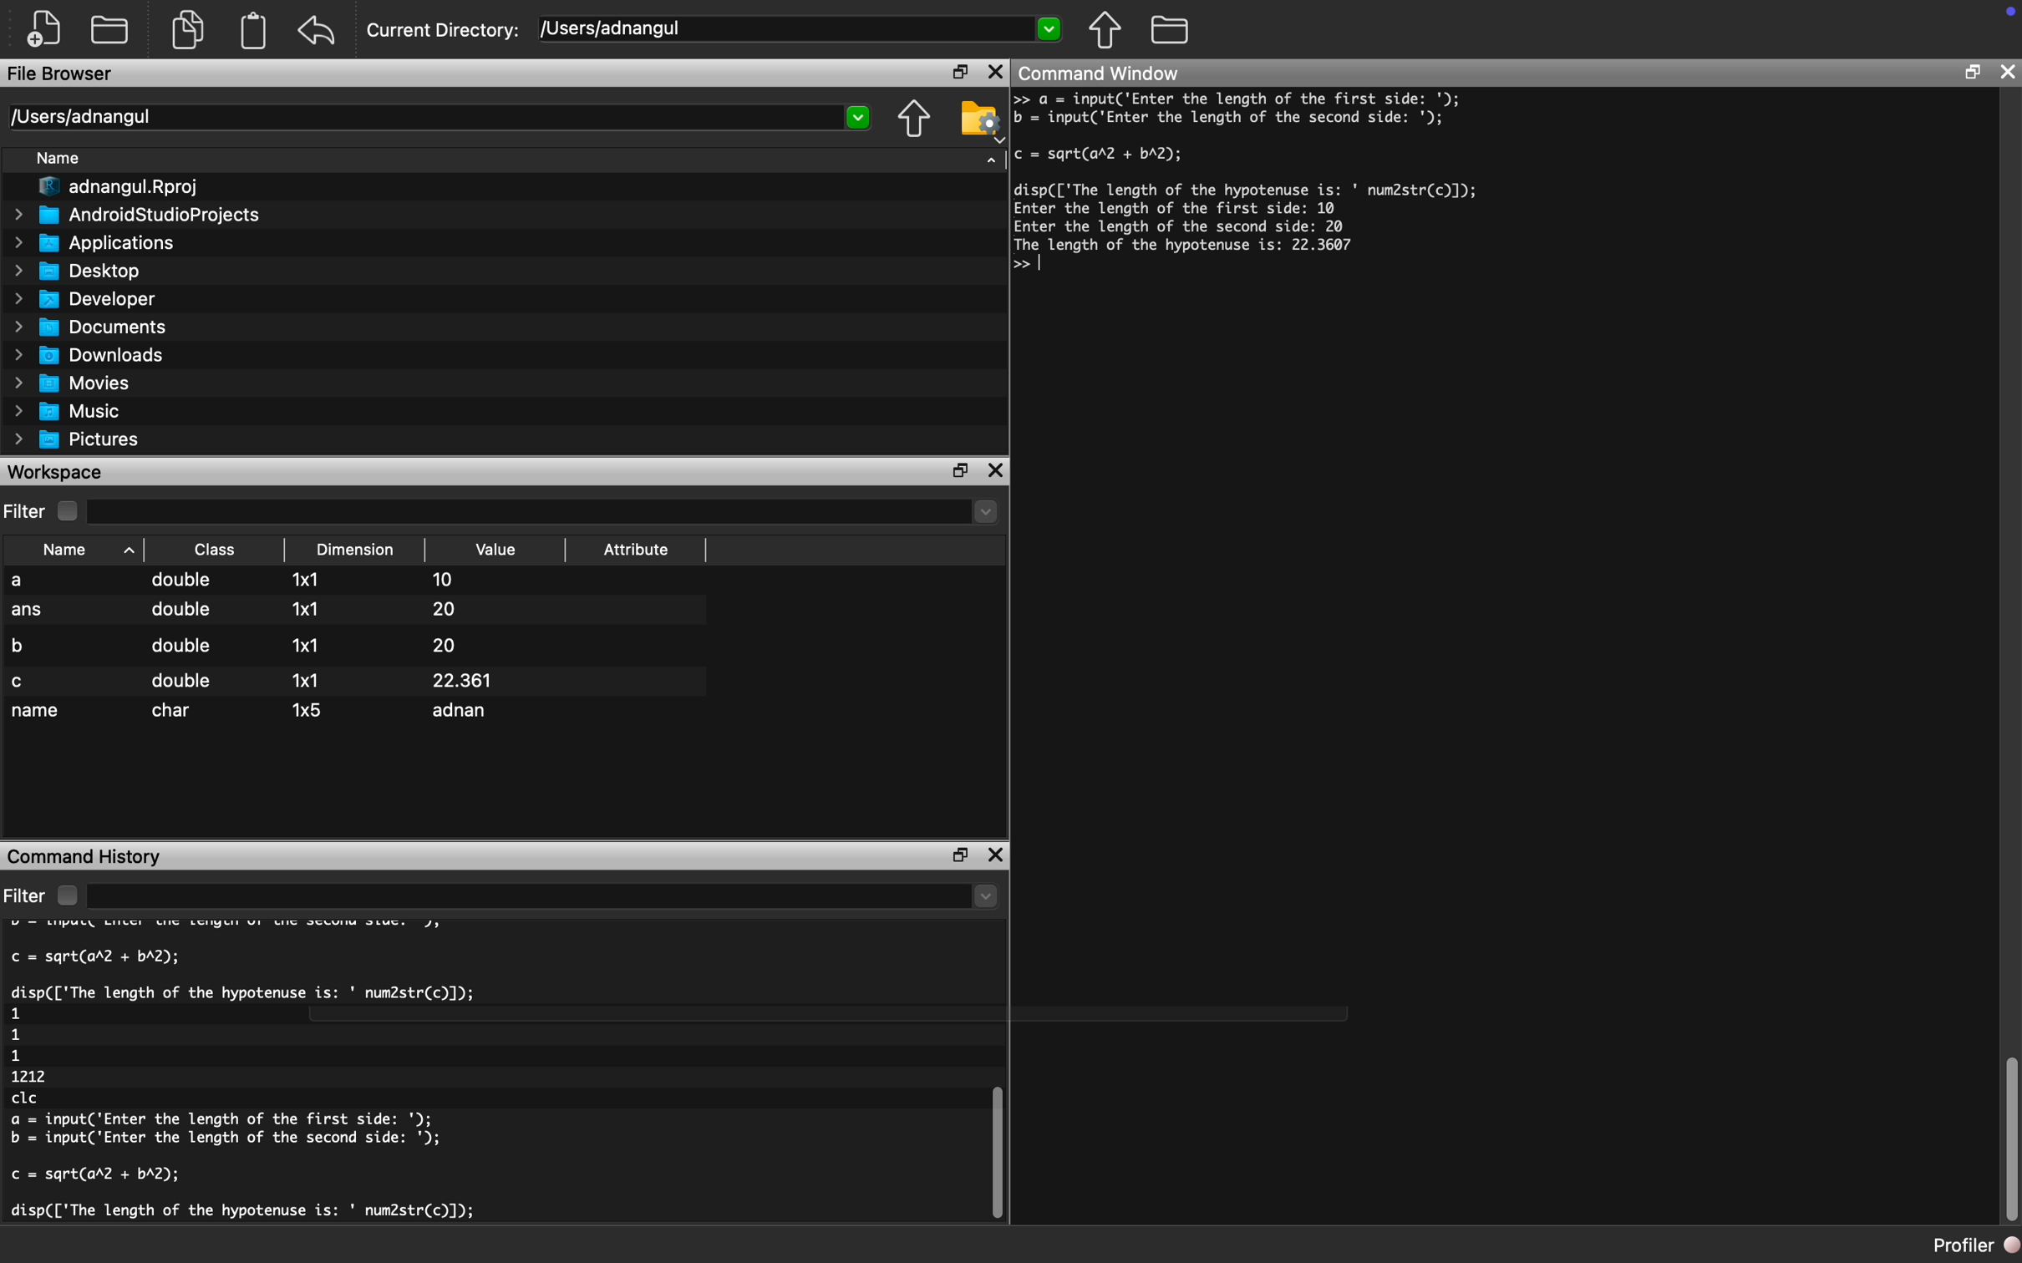 The image size is (2022, 1263). What do you see at coordinates (79, 549) in the screenshot?
I see `Name` at bounding box center [79, 549].